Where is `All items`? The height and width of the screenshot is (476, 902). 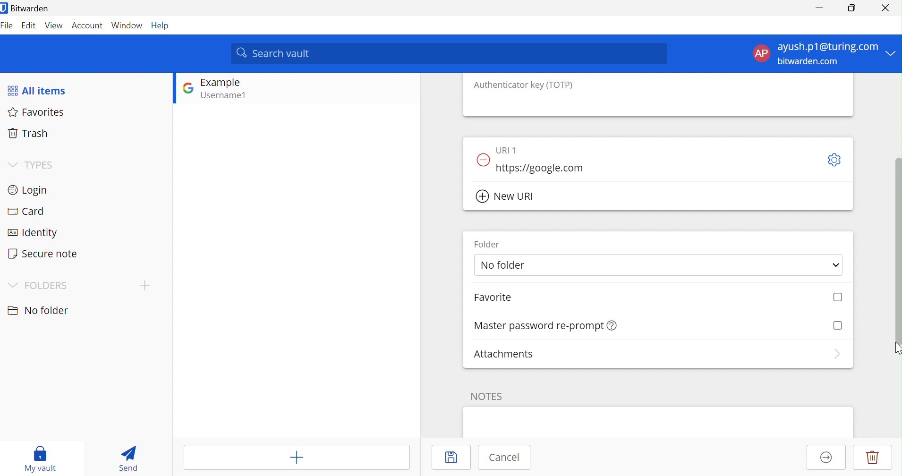
All items is located at coordinates (37, 90).